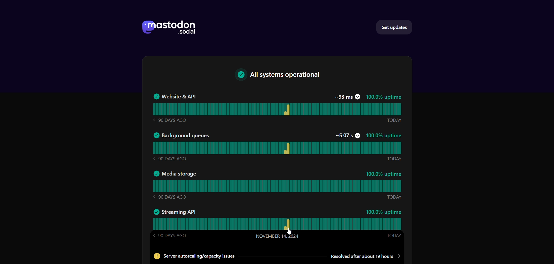 This screenshot has width=554, height=264. What do you see at coordinates (394, 120) in the screenshot?
I see `Today` at bounding box center [394, 120].